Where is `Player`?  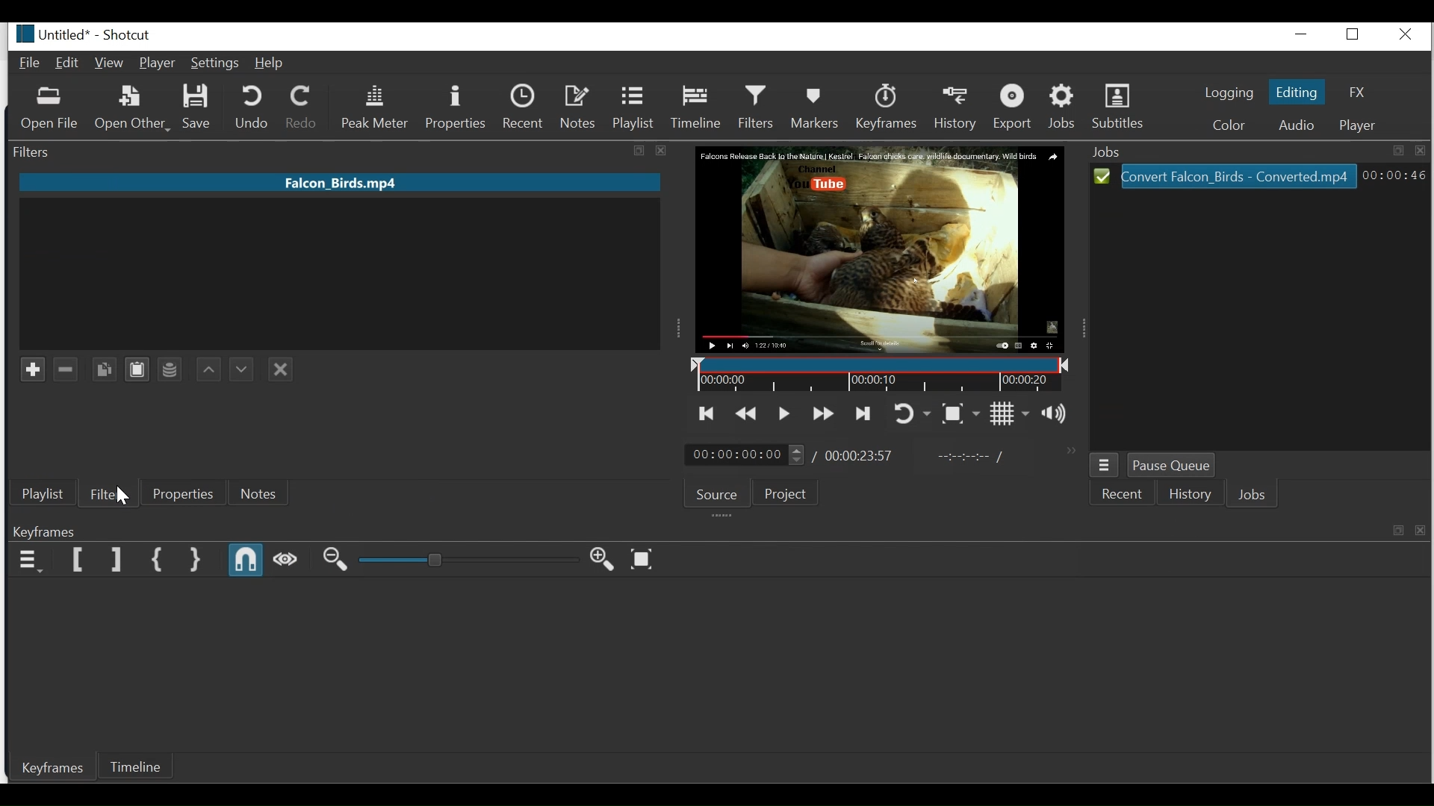
Player is located at coordinates (1361, 125).